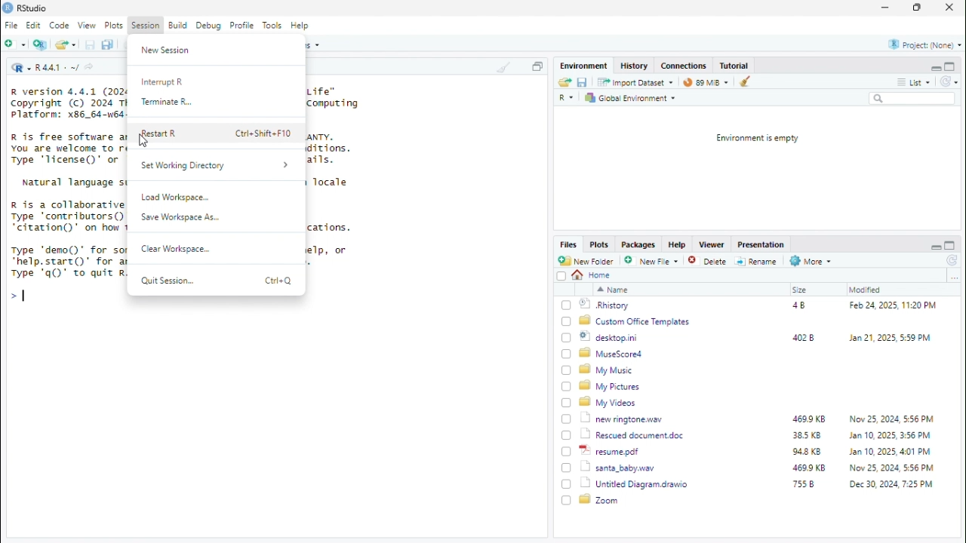 The height and width of the screenshot is (543, 966). I want to click on Arrow , so click(13, 295).